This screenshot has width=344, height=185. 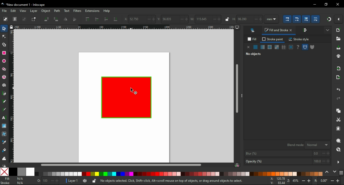 I want to click on 0, so click(x=39, y=180).